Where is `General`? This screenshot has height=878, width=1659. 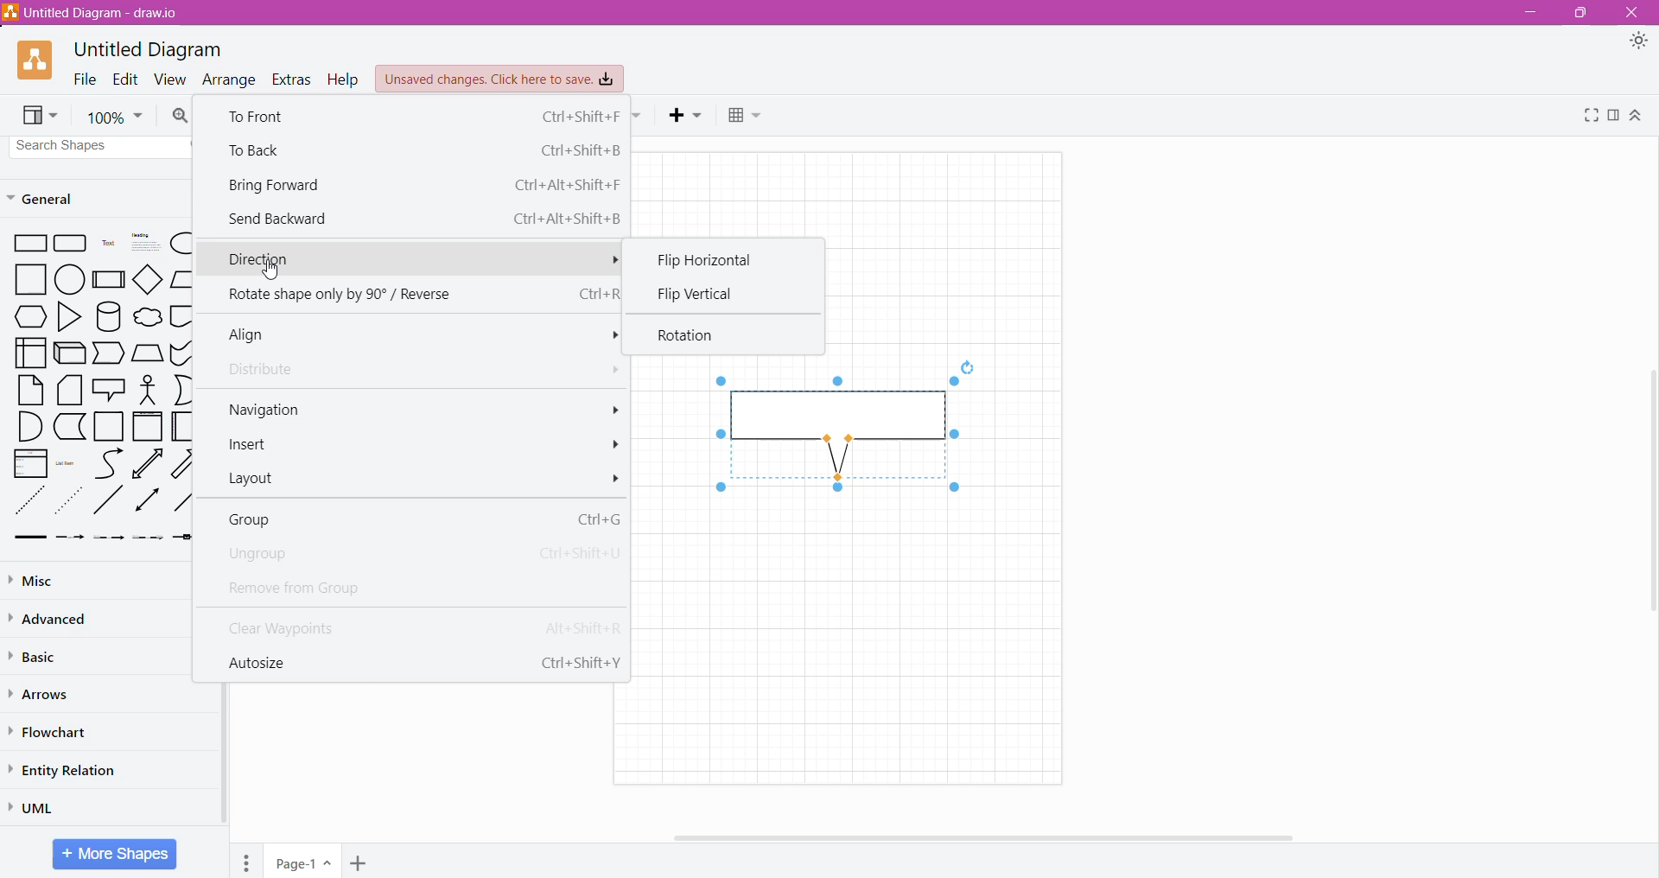 General is located at coordinates (52, 198).